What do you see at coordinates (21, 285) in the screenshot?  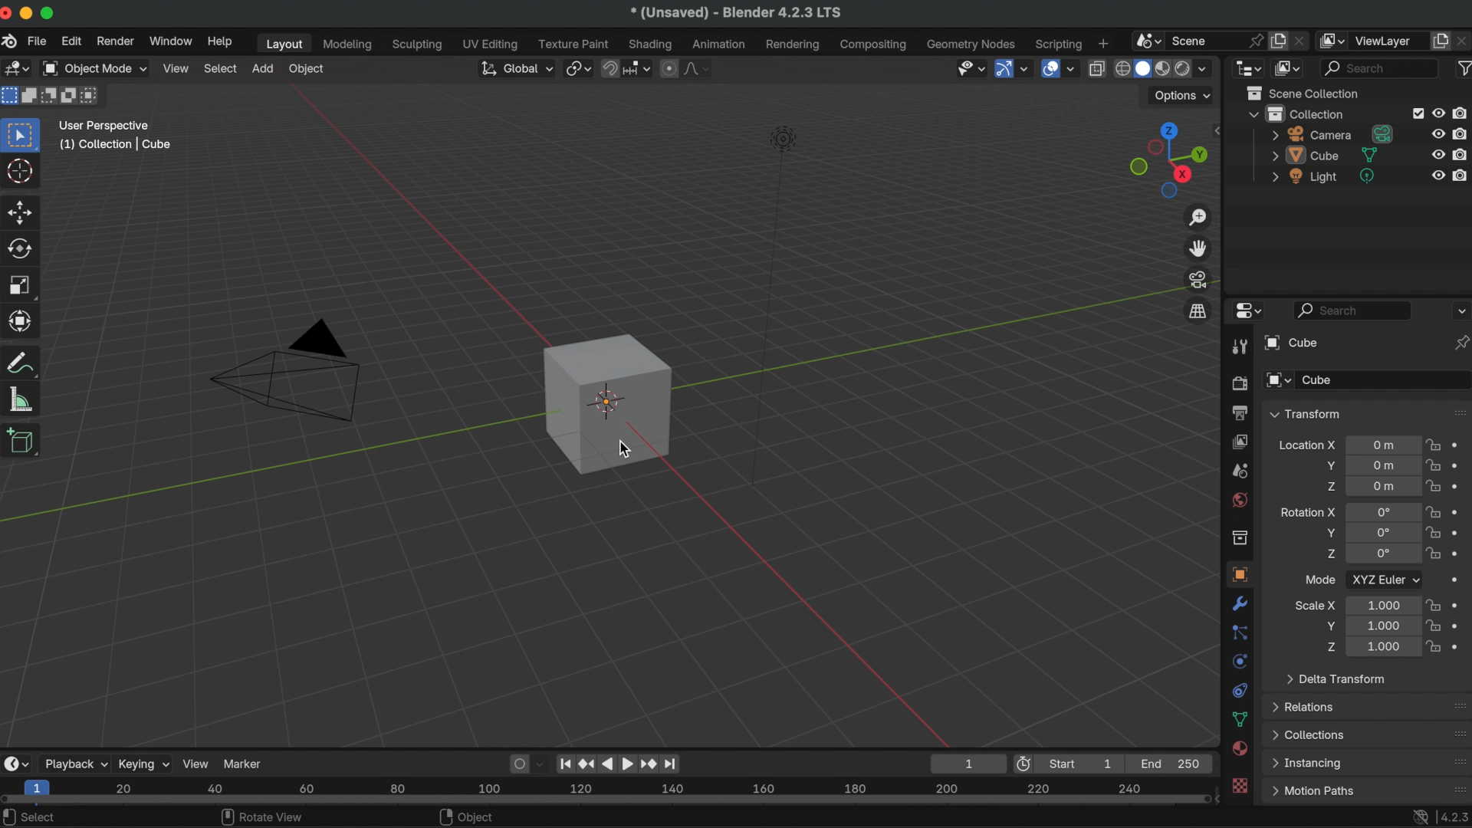 I see `scale` at bounding box center [21, 285].